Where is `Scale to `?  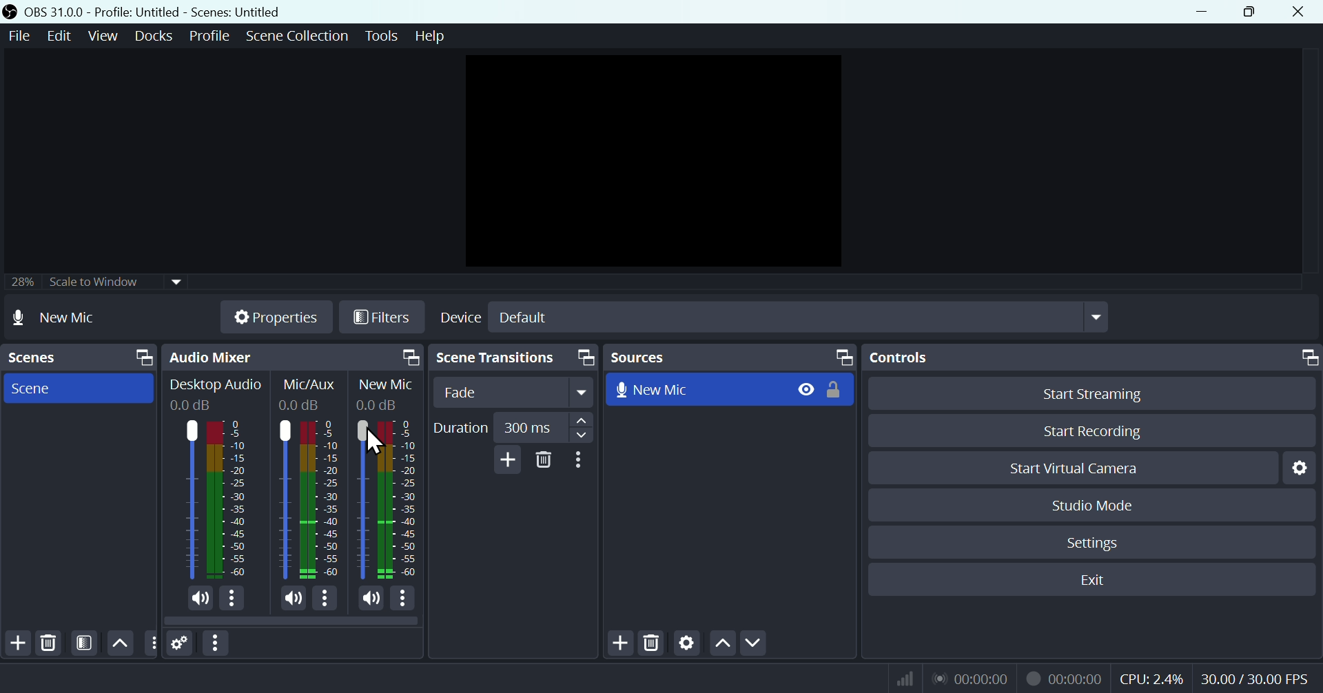 Scale to  is located at coordinates (90, 284).